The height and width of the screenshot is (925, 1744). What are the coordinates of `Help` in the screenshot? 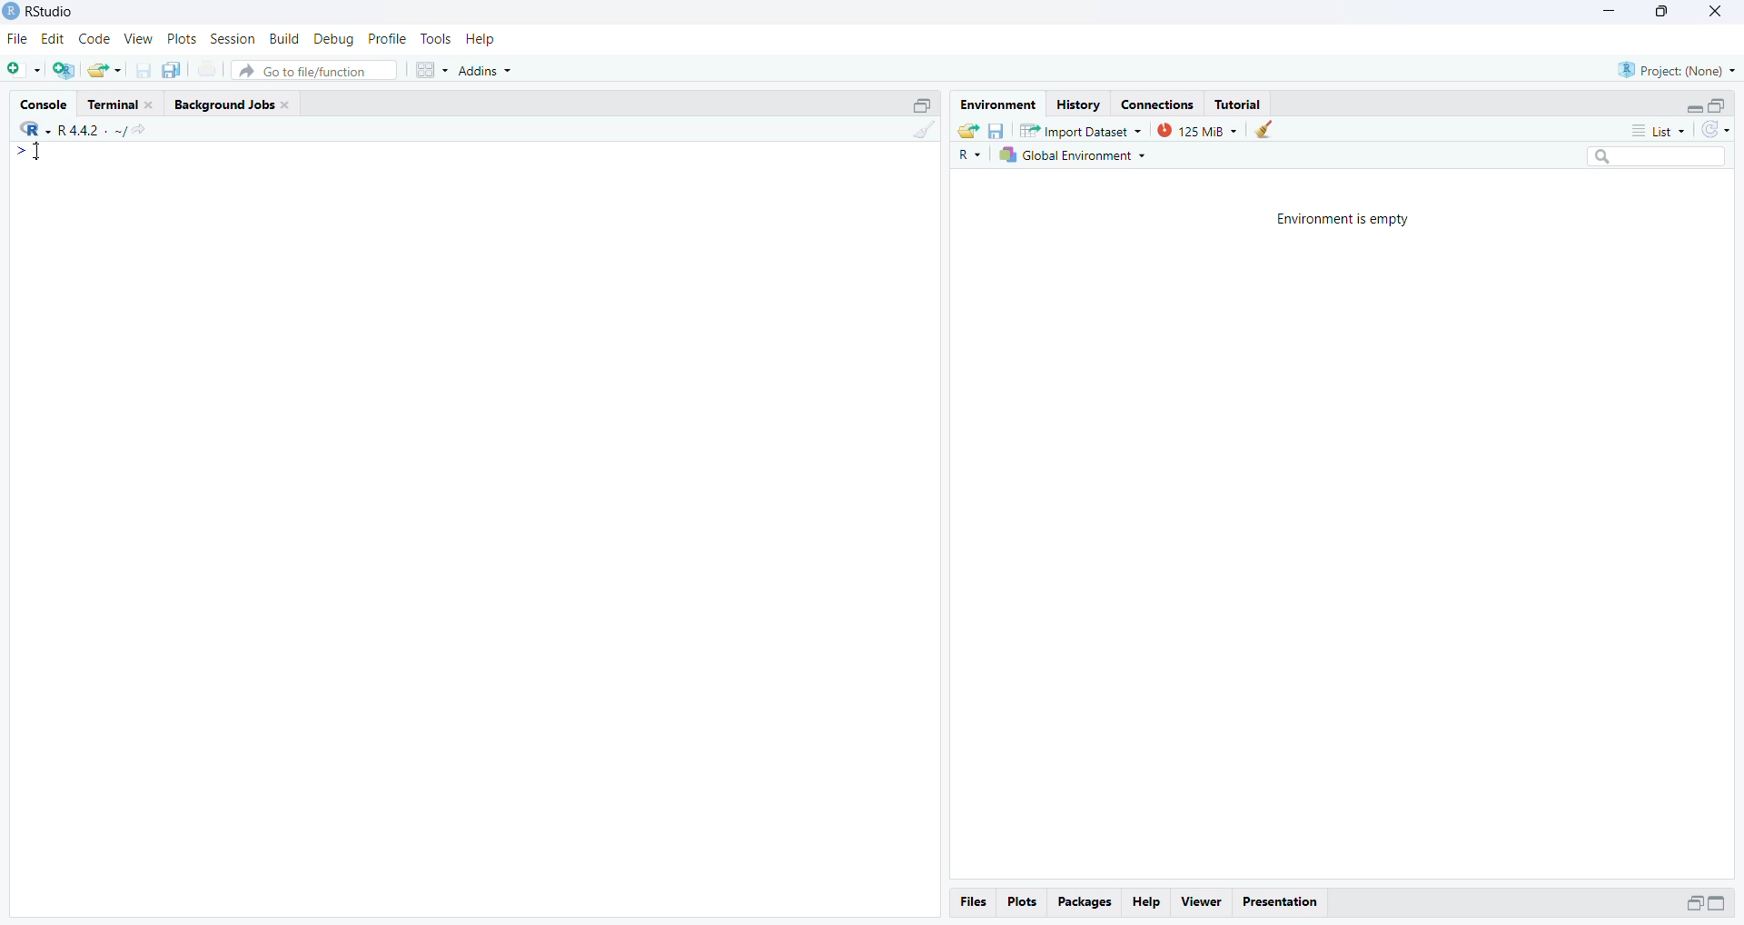 It's located at (480, 38).